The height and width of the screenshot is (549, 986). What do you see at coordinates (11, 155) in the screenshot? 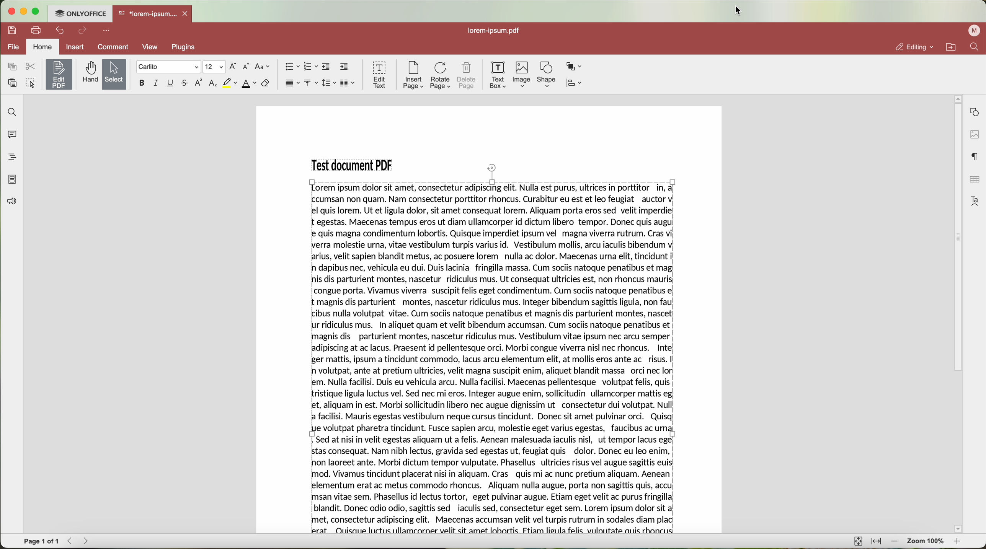
I see `heading` at bounding box center [11, 155].